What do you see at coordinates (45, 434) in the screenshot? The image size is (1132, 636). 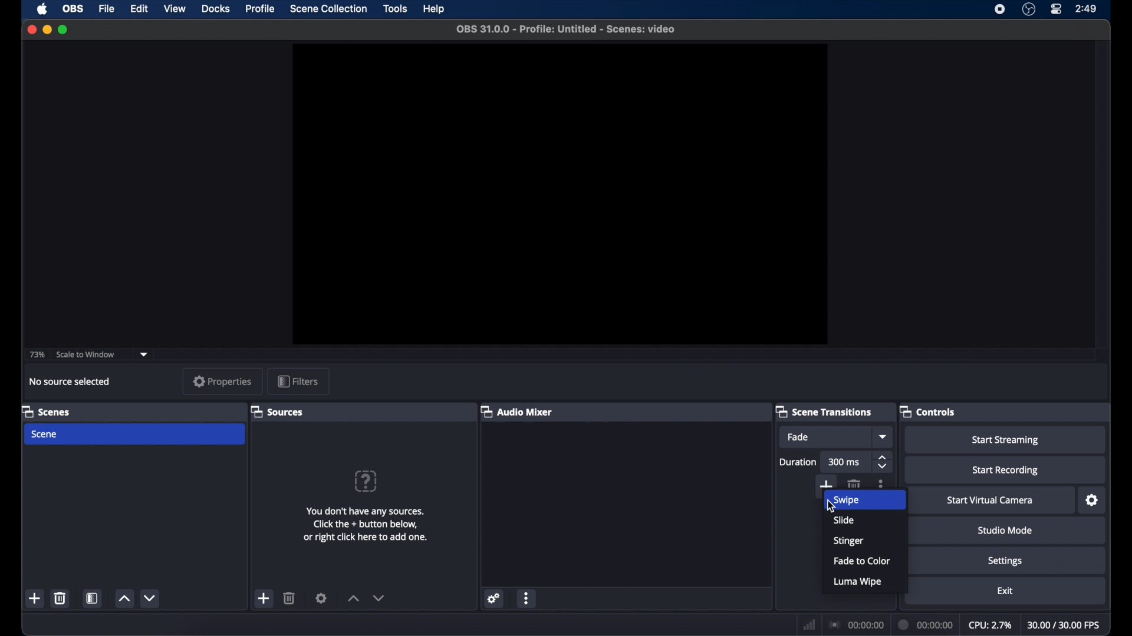 I see `scene` at bounding box center [45, 434].